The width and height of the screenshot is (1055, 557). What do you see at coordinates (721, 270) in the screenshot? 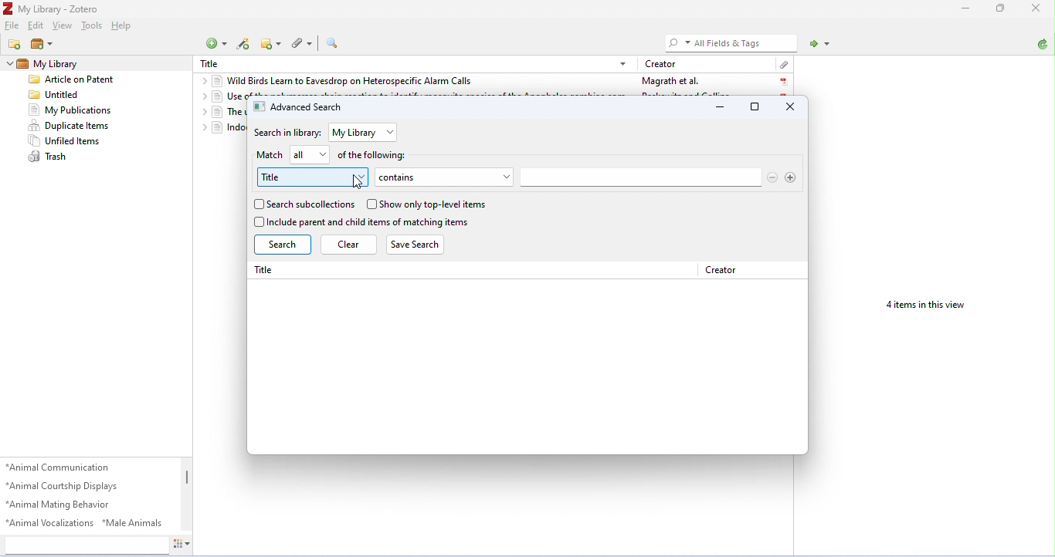
I see `creator` at bounding box center [721, 270].